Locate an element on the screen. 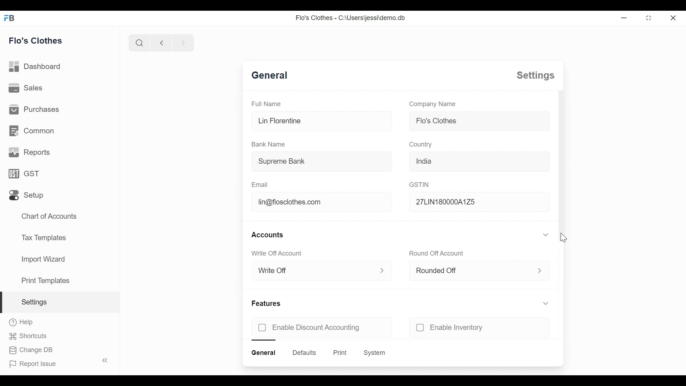 Image resolution: width=686 pixels, height=386 pixels. Navigate back is located at coordinates (160, 43).